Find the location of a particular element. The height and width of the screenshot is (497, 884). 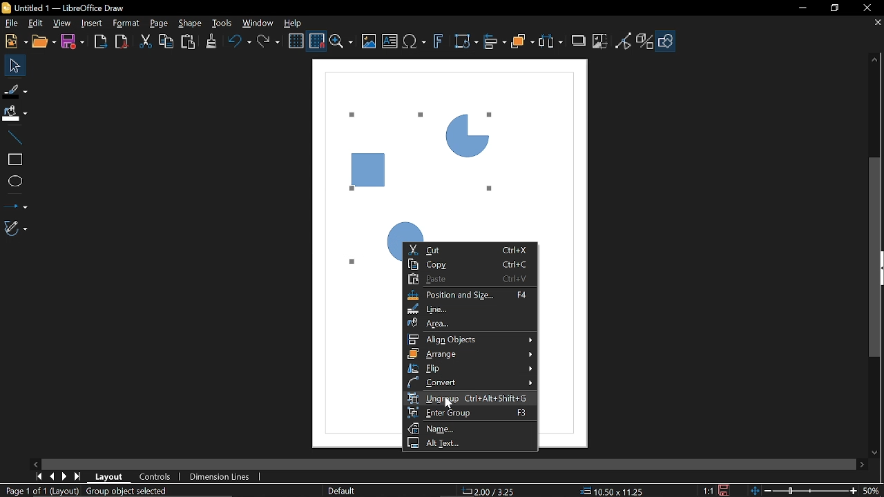

Help is located at coordinates (294, 23).